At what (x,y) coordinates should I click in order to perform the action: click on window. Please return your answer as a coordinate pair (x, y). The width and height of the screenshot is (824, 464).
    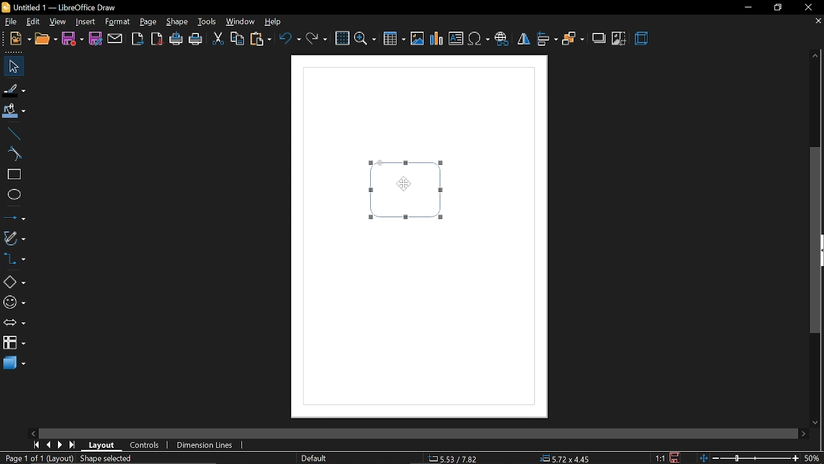
    Looking at the image, I should click on (241, 21).